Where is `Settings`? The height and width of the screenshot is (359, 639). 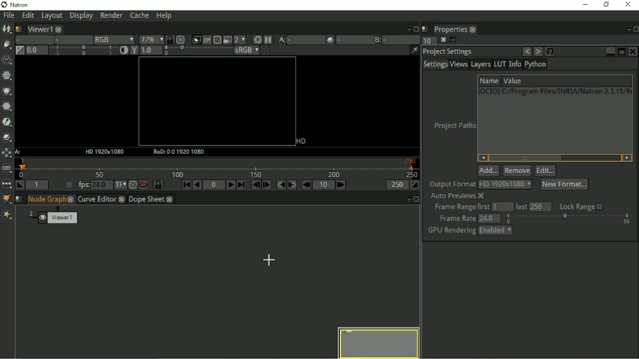 Settings is located at coordinates (435, 65).